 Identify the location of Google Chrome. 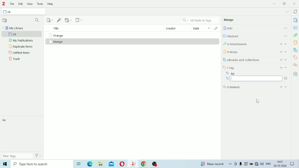
(144, 164).